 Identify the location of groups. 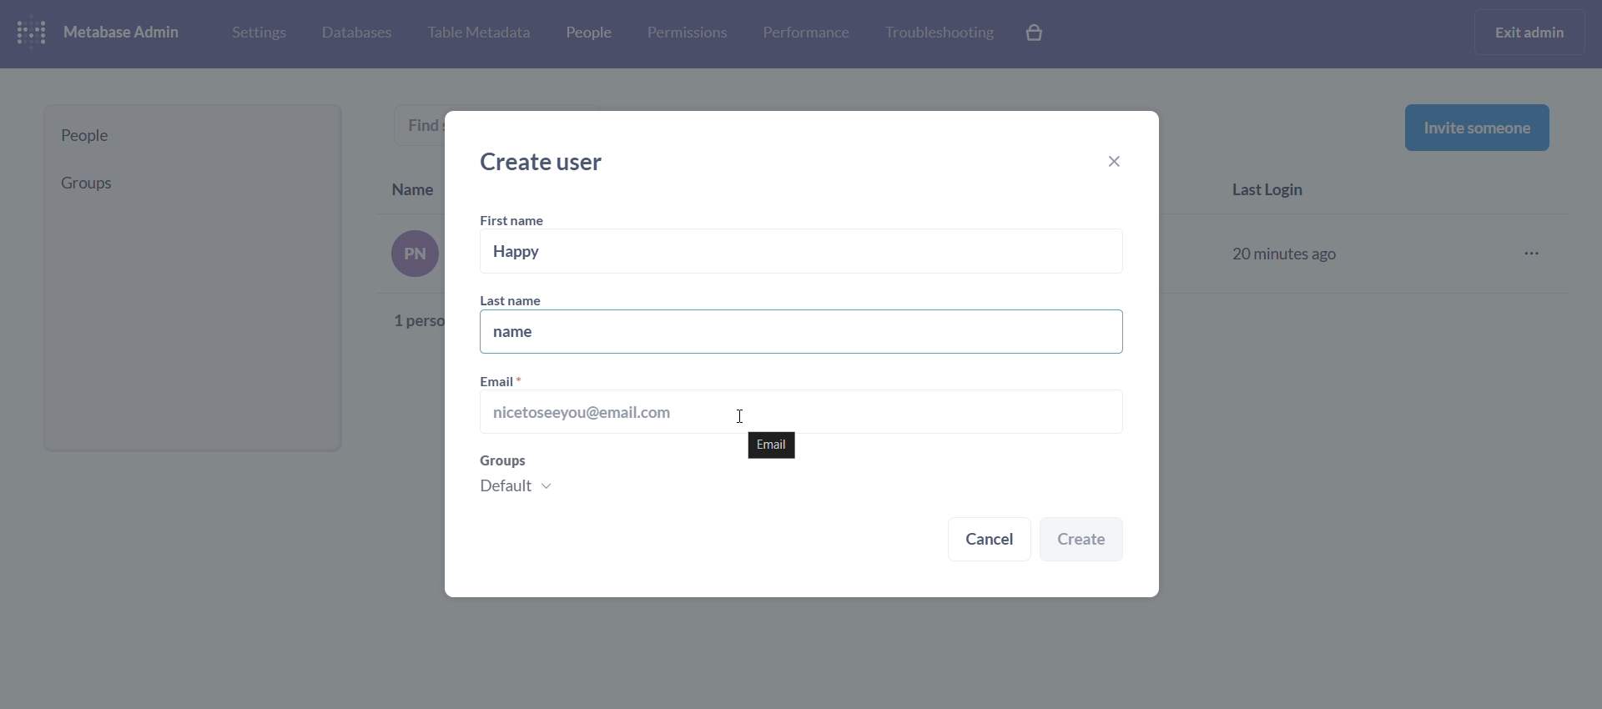
(186, 183).